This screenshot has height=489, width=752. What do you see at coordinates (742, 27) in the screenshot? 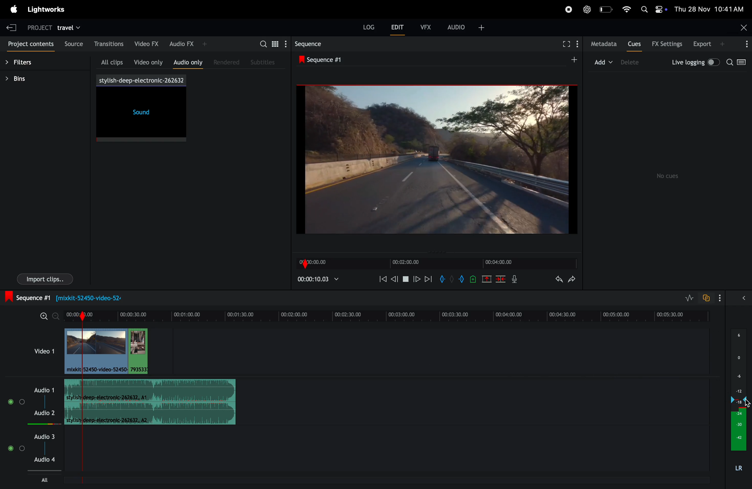
I see `close` at bounding box center [742, 27].